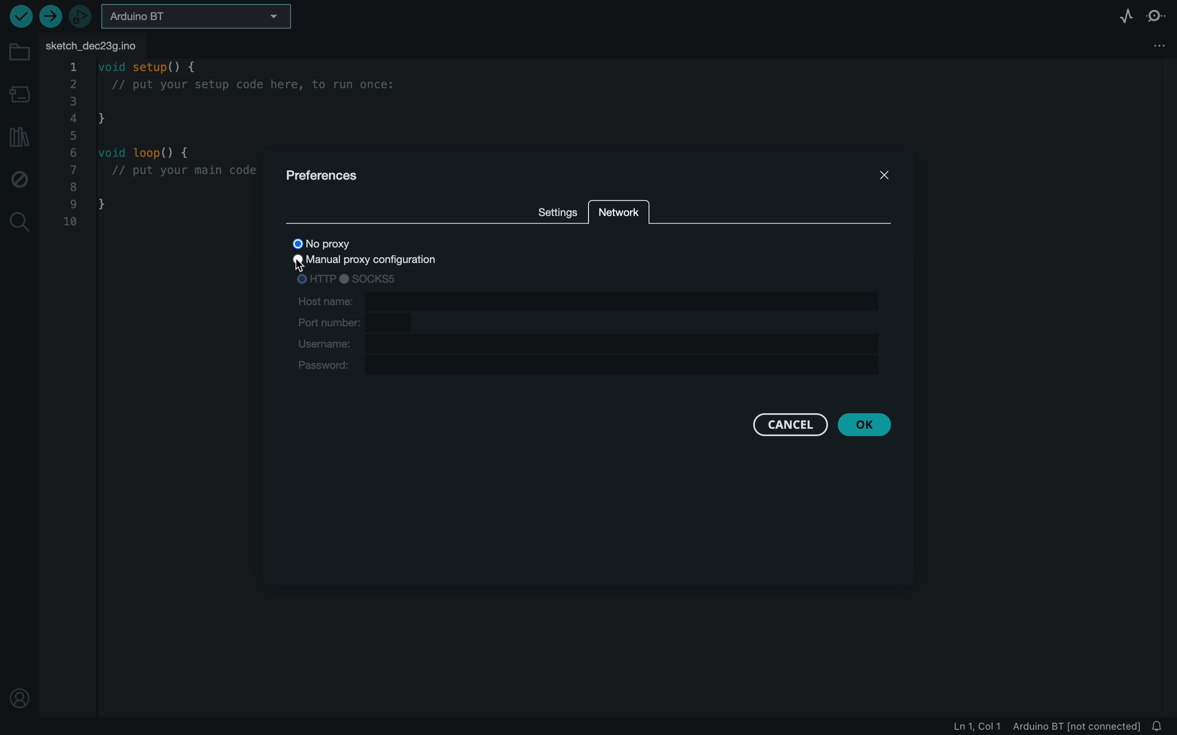  I want to click on sock, so click(373, 280).